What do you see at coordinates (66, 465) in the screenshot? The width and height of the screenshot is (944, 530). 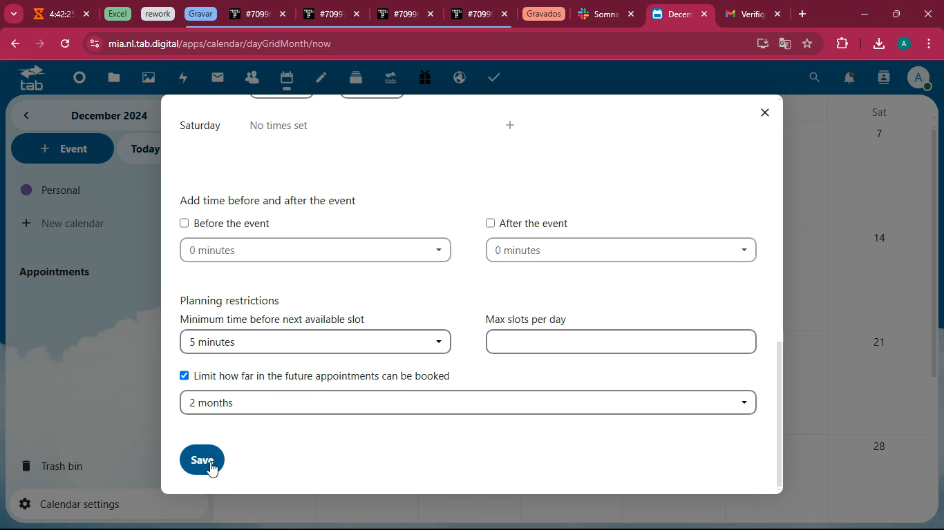 I see `trash bin` at bounding box center [66, 465].